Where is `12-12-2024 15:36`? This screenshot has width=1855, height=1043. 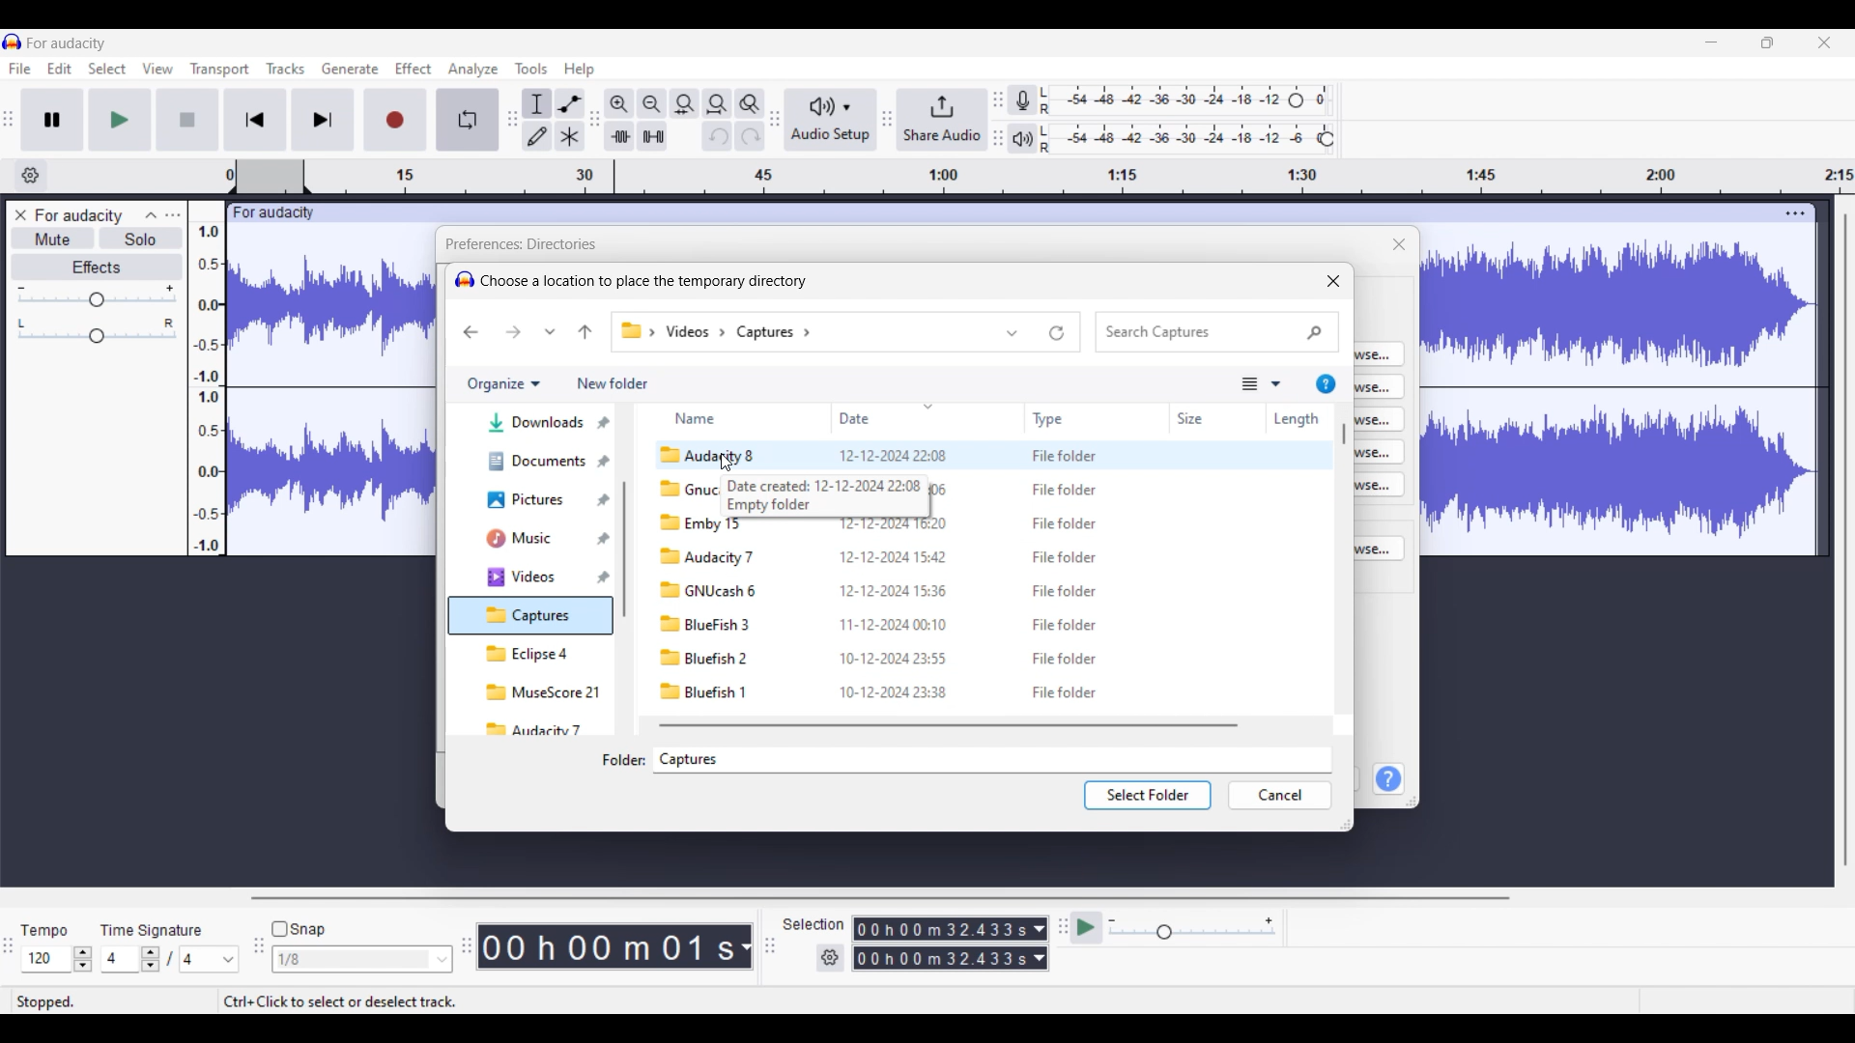 12-12-2024 15:36 is located at coordinates (896, 590).